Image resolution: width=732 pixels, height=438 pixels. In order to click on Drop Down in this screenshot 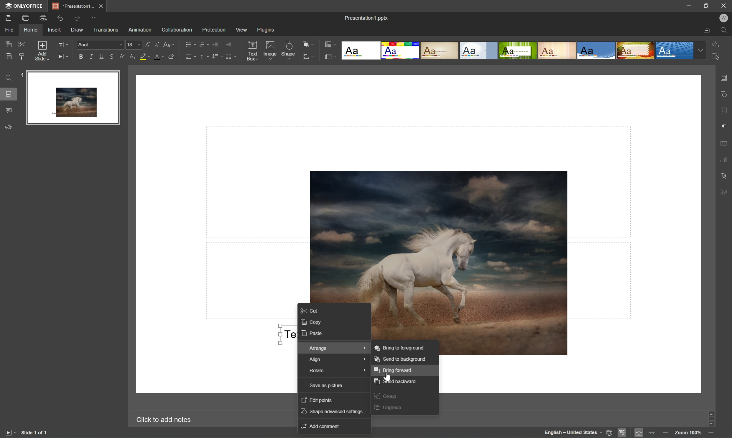, I will do `click(702, 50)`.